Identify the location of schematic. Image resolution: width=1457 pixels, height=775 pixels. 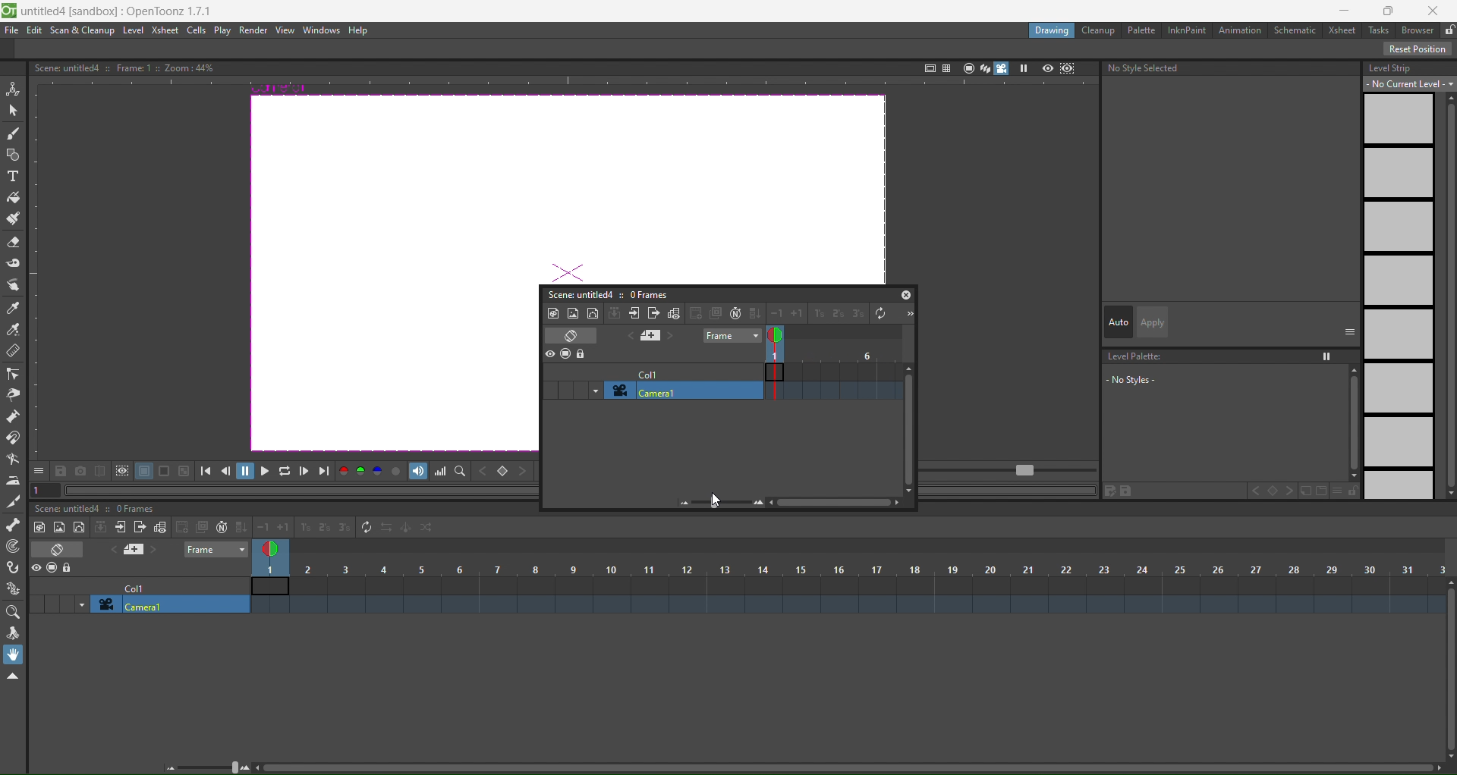
(1298, 31).